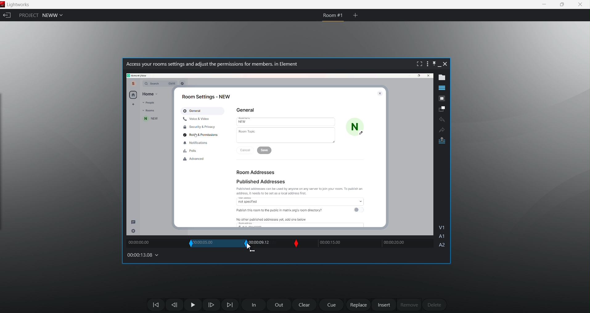  I want to click on add new, so click(133, 105).